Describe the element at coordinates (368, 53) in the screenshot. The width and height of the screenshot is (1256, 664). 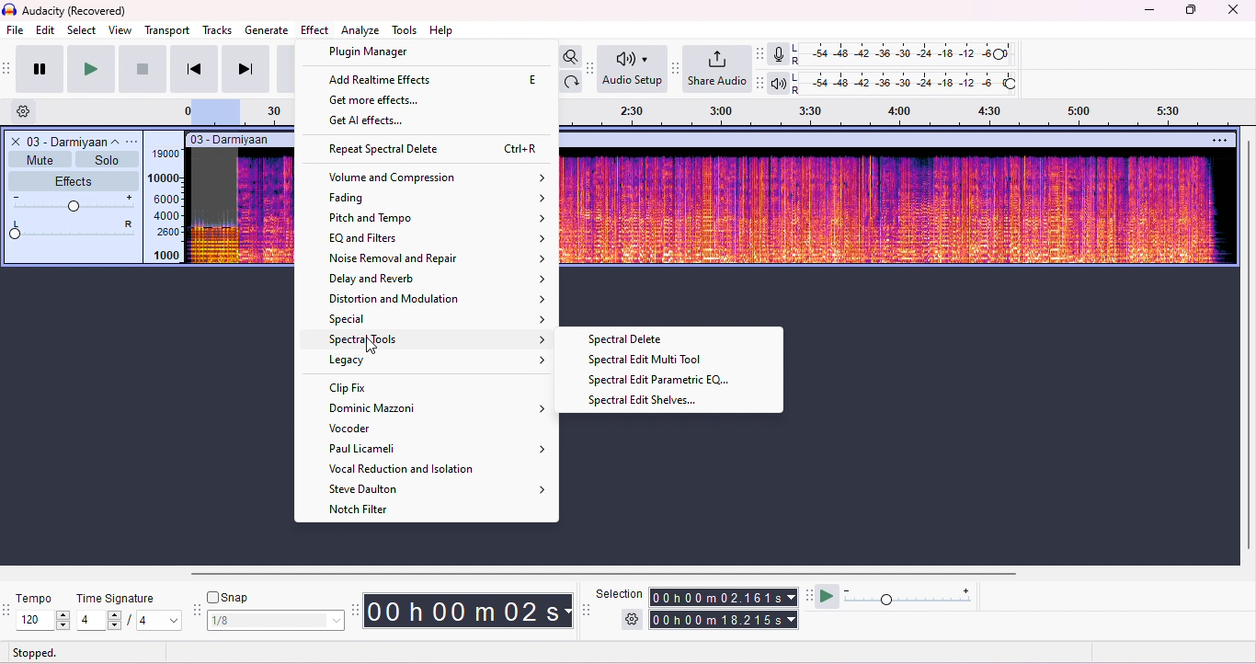
I see `plugin manager` at that location.